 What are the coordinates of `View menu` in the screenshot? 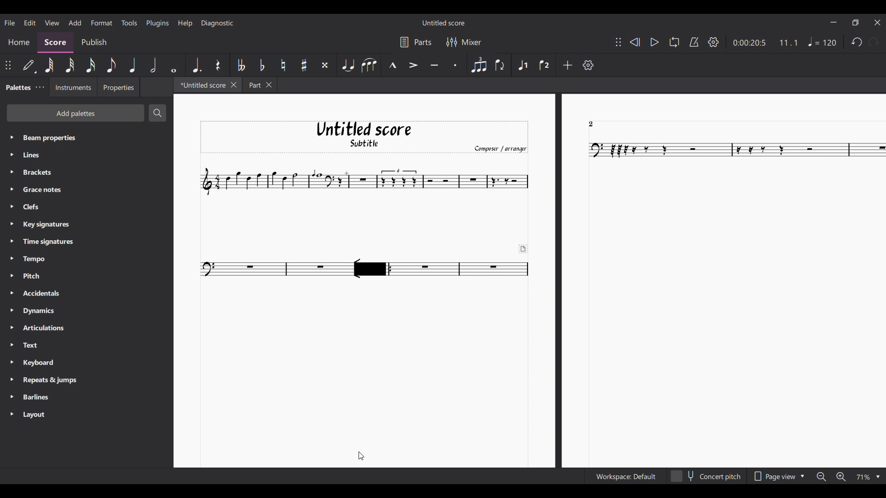 It's located at (52, 23).